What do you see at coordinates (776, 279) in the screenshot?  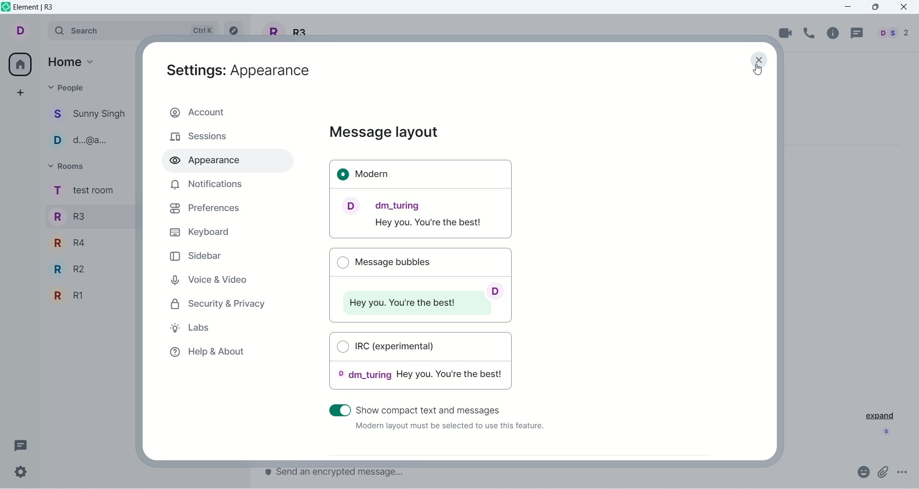 I see `vertical scroll bar` at bounding box center [776, 279].